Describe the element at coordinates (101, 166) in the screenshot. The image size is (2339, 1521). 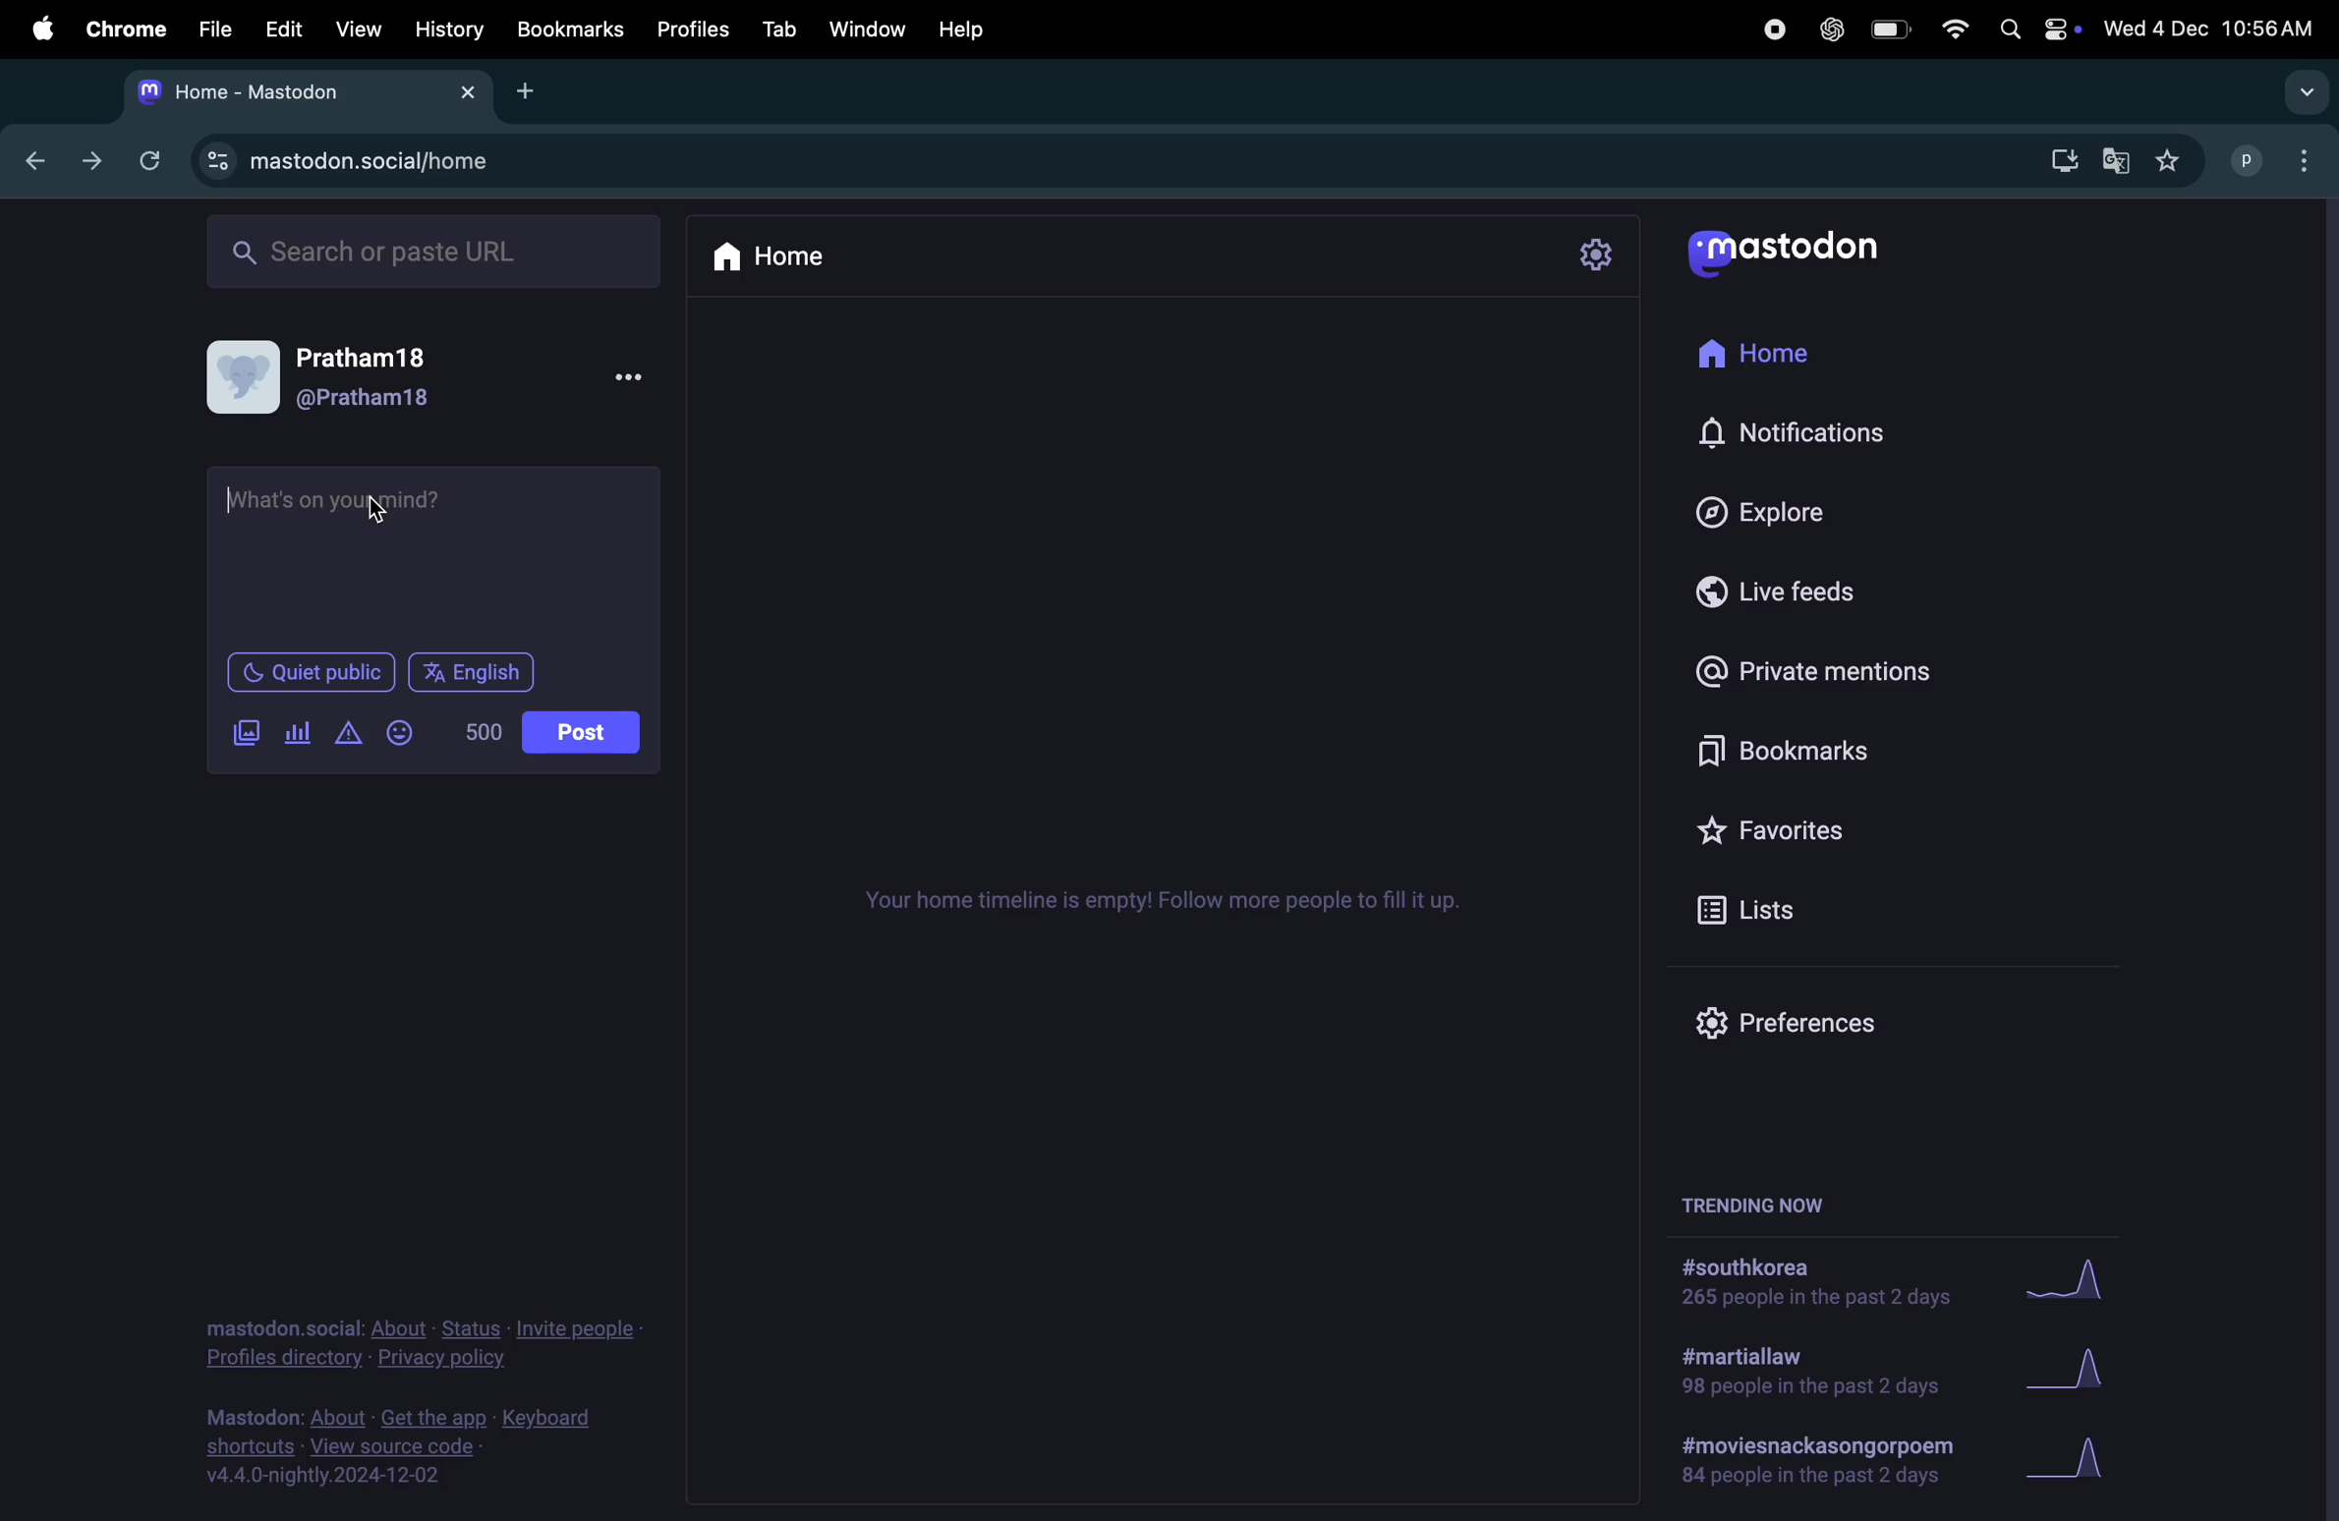
I see `next tab` at that location.